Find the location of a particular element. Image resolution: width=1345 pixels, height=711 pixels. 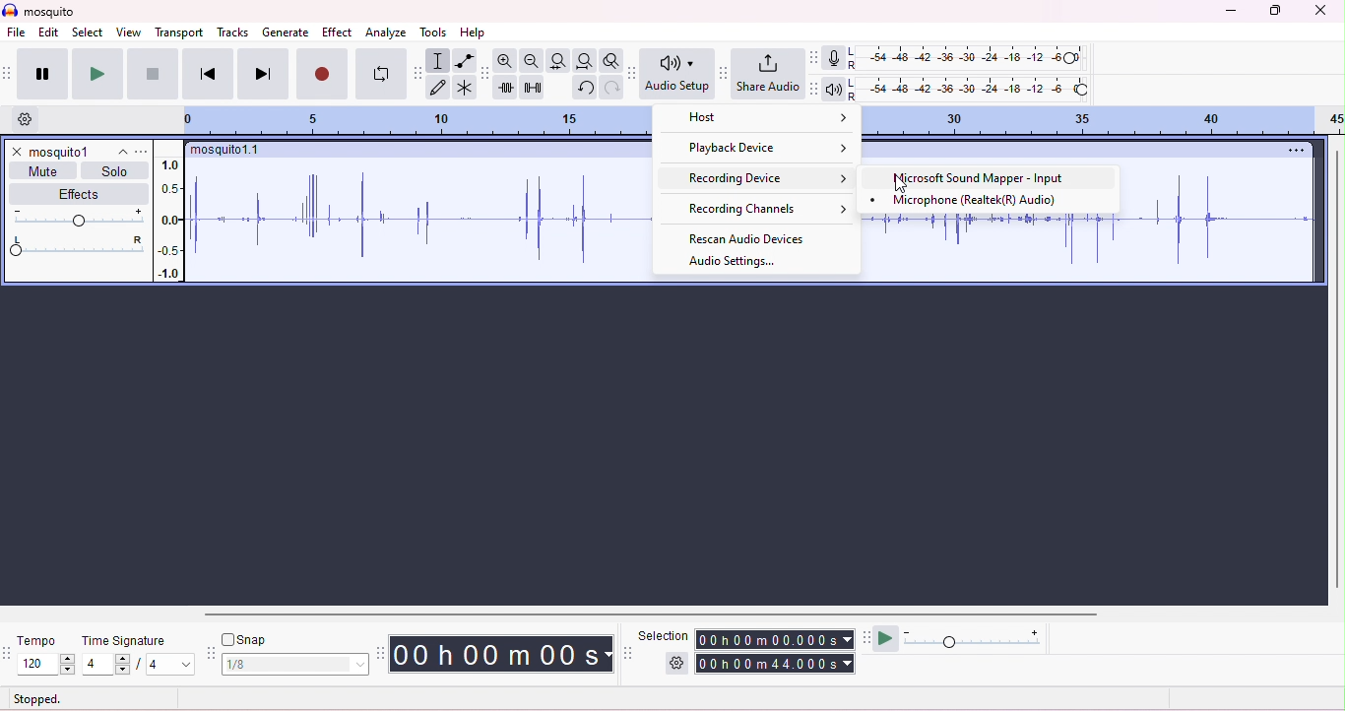

play at speed tool bar is located at coordinates (869, 636).